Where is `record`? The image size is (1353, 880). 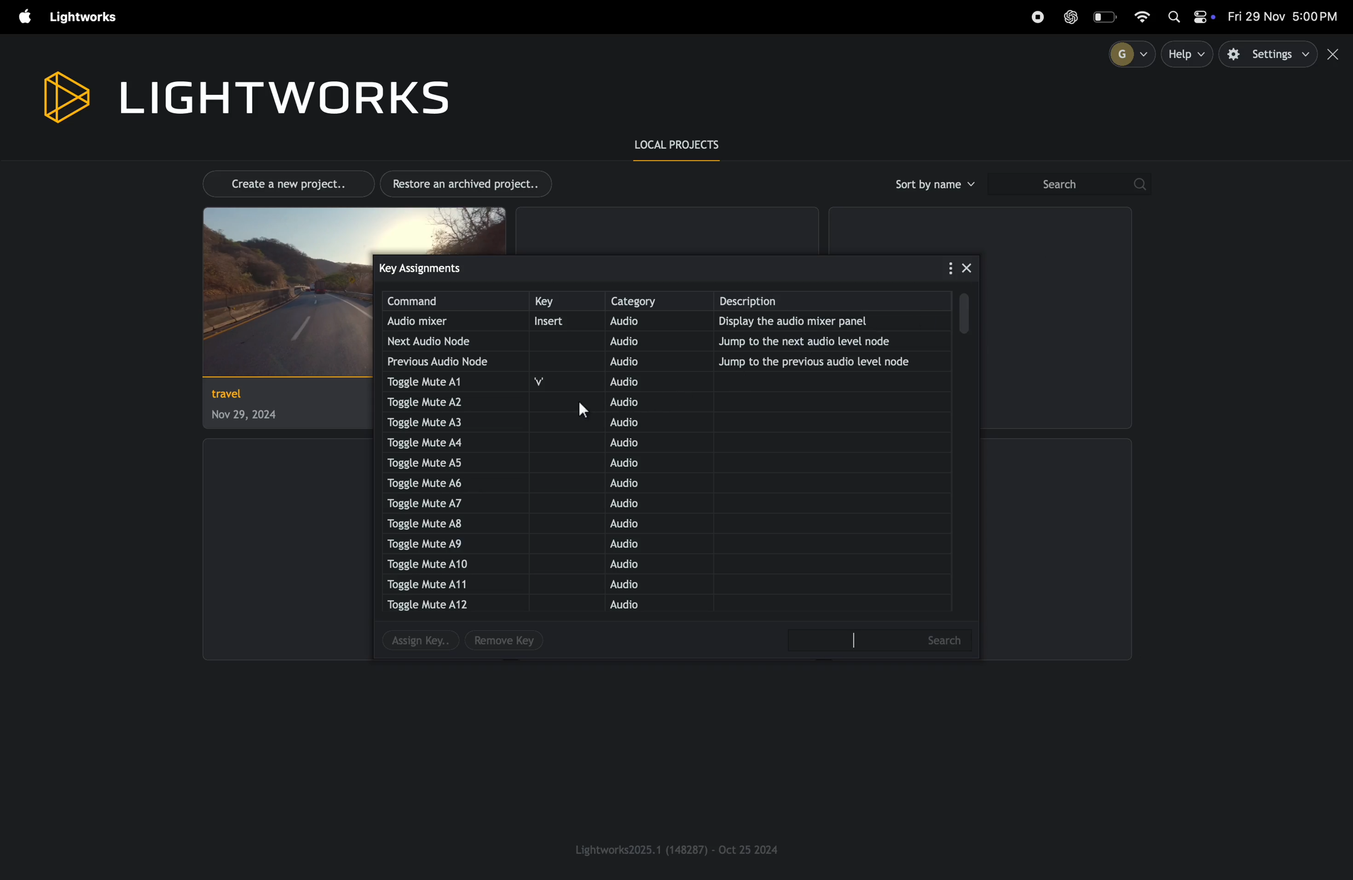
record is located at coordinates (1037, 17).